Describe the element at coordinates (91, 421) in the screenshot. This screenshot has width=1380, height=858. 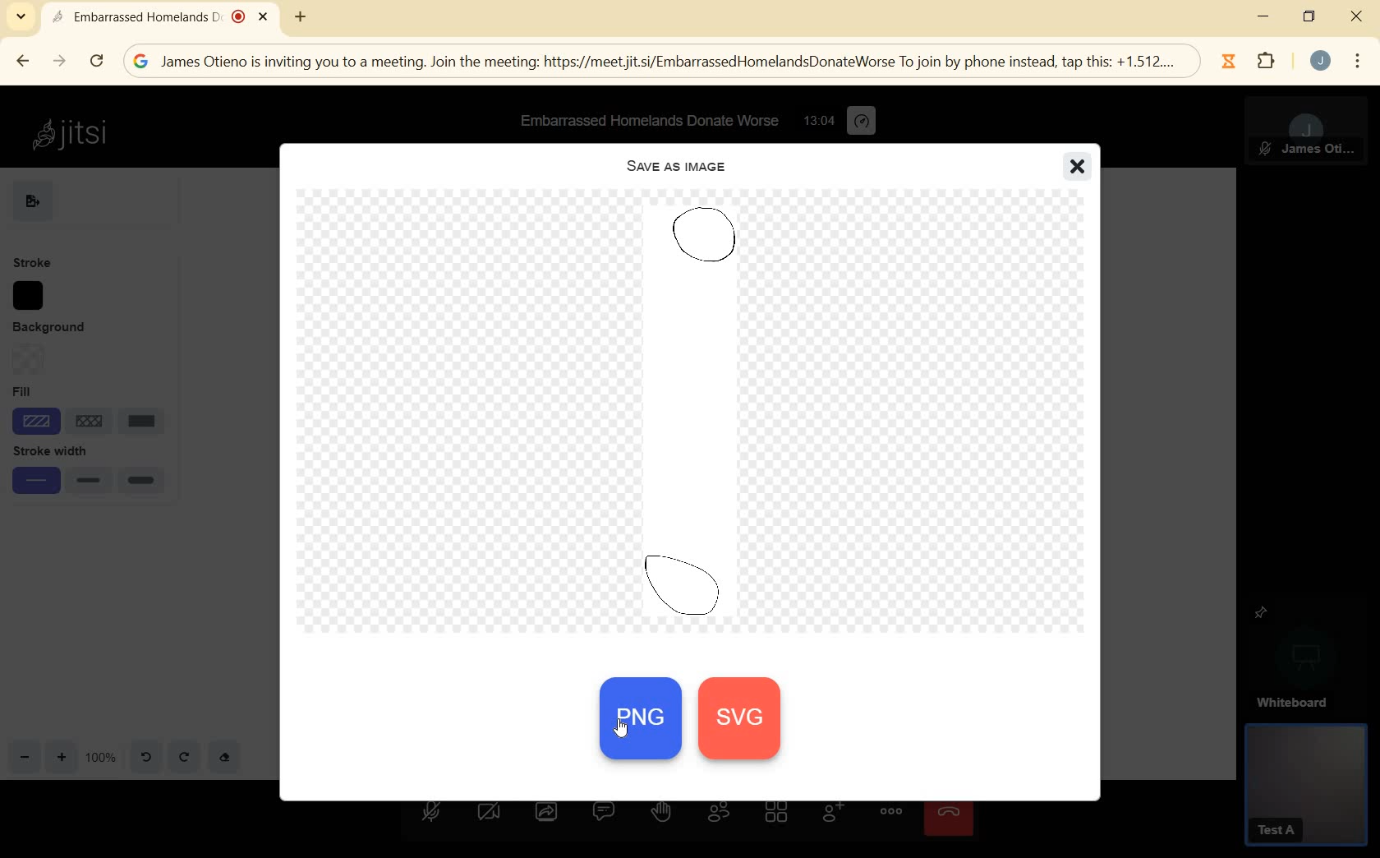
I see `line` at that location.